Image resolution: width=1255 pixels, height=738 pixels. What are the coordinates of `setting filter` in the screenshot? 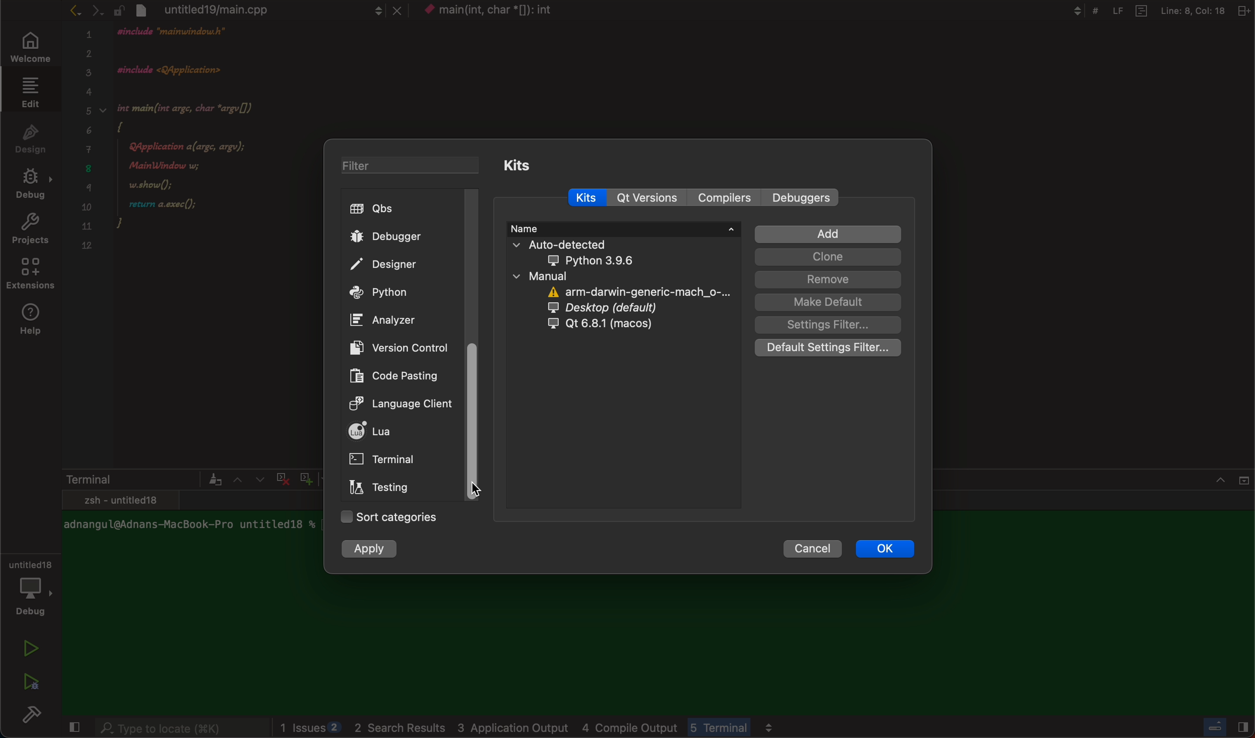 It's located at (827, 325).